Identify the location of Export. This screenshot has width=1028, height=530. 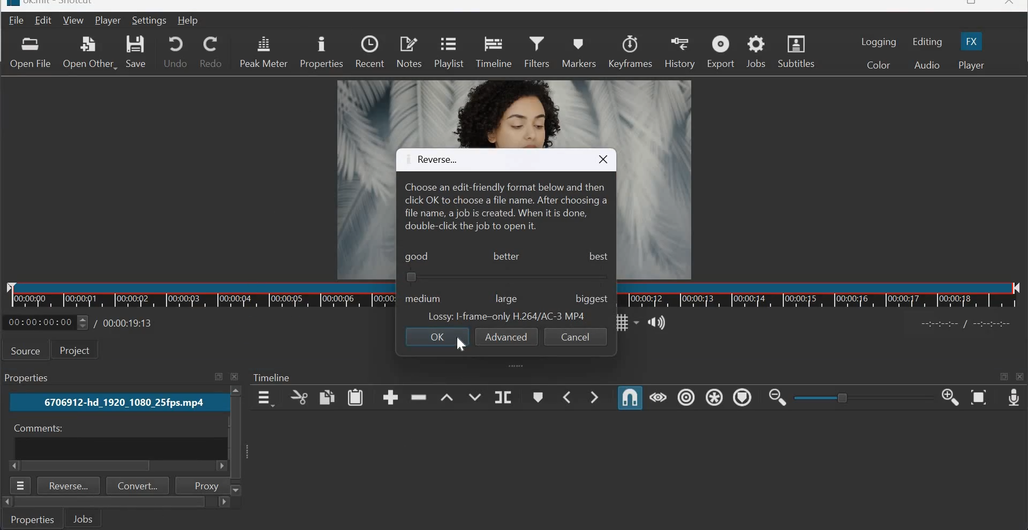
(721, 51).